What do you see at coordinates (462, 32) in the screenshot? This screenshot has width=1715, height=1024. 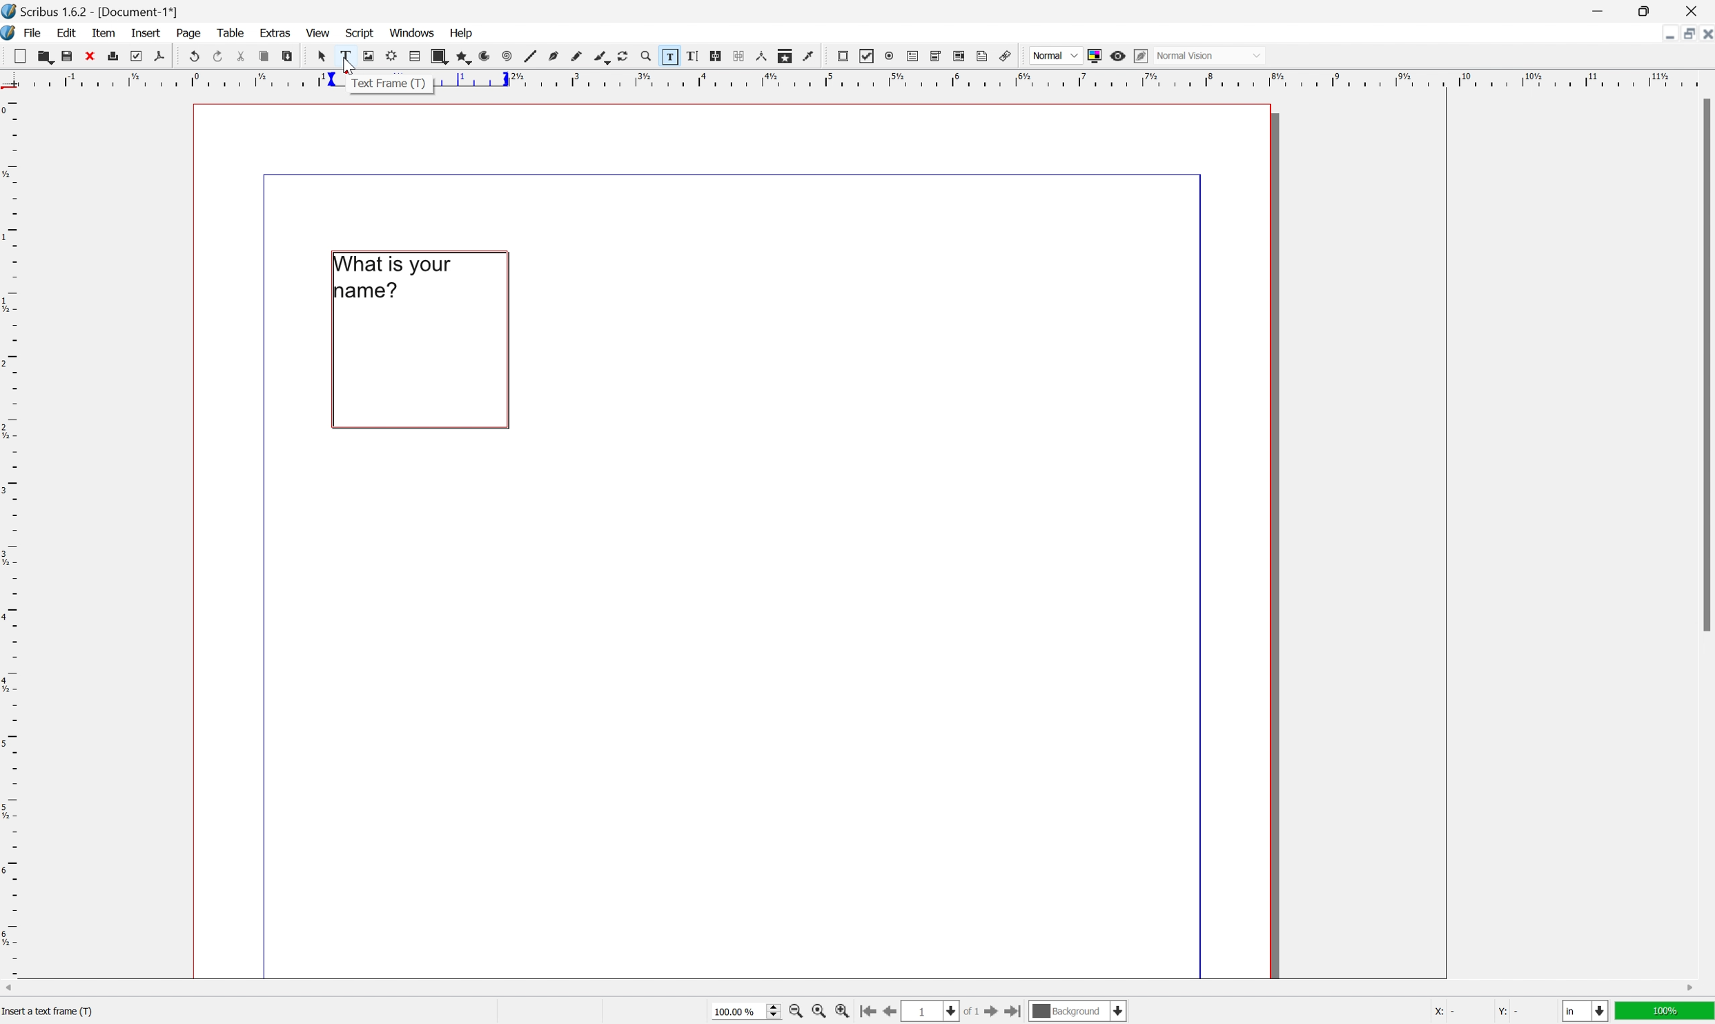 I see `help` at bounding box center [462, 32].